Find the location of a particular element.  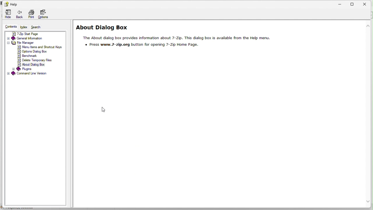

options is located at coordinates (33, 51).